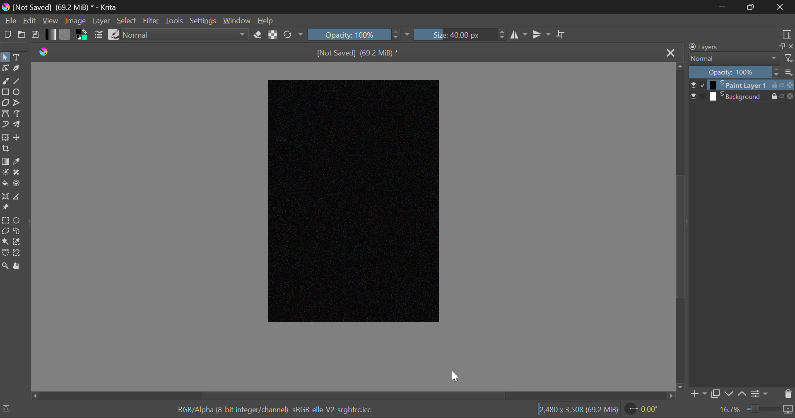  What do you see at coordinates (75, 22) in the screenshot?
I see `Image` at bounding box center [75, 22].